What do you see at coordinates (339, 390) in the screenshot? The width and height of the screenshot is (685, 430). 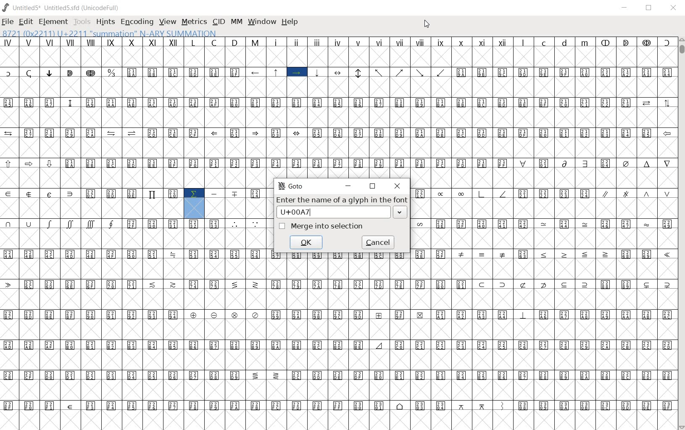 I see `empty cells` at bounding box center [339, 390].